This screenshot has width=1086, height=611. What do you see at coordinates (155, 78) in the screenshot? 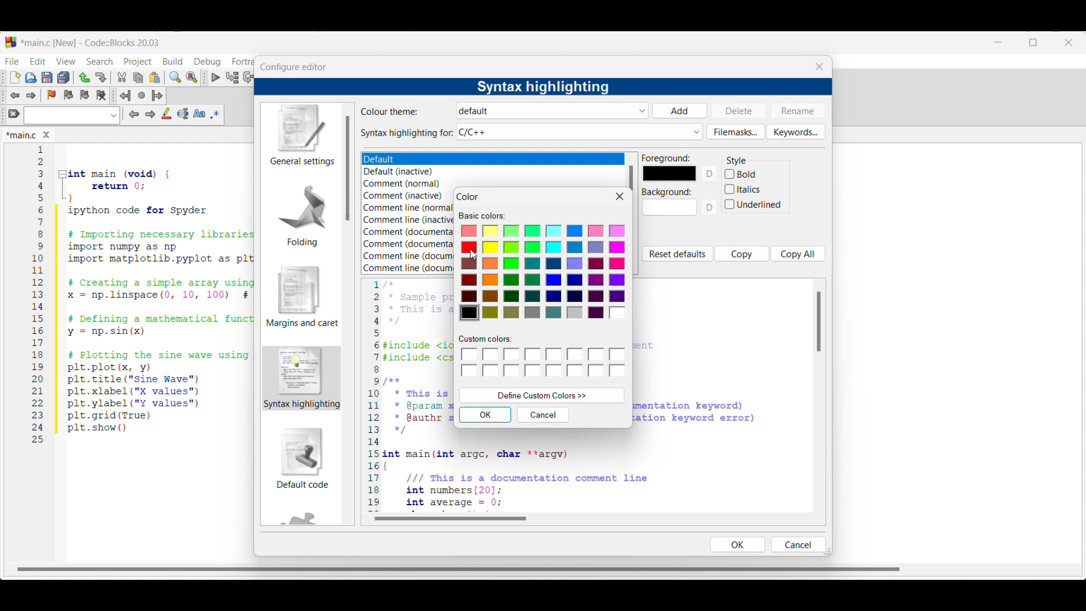
I see `Paste` at bounding box center [155, 78].